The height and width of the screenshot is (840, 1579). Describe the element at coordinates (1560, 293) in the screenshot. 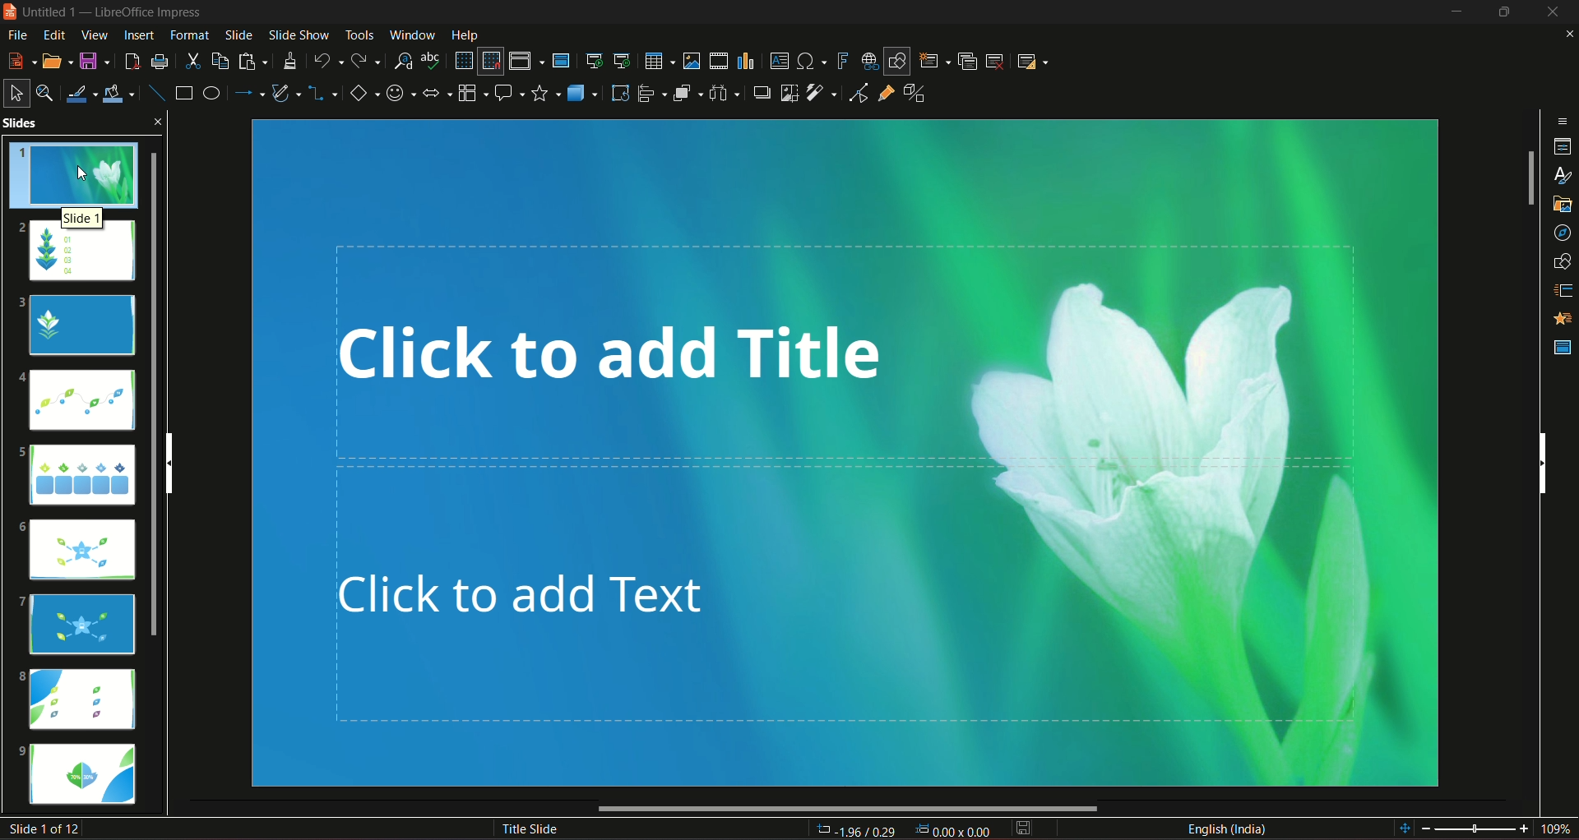

I see `slide transition` at that location.